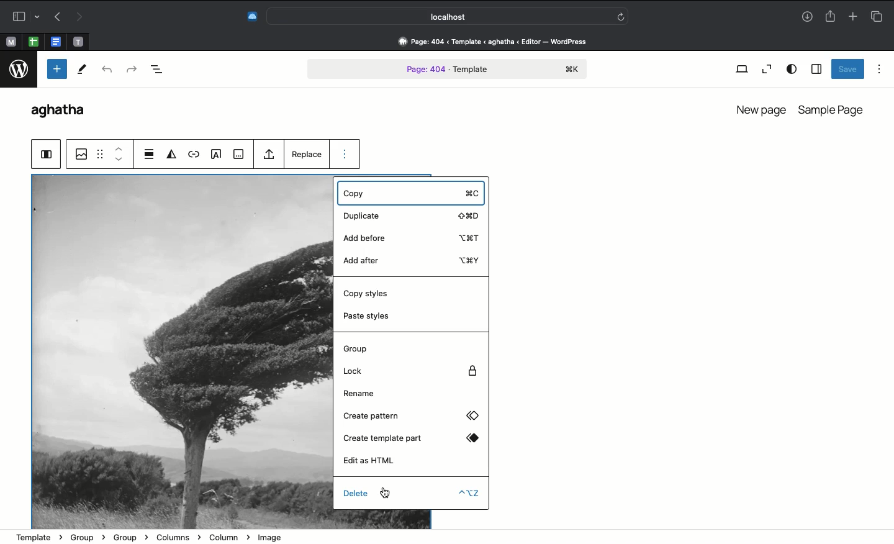 This screenshot has width=894, height=544. I want to click on Group, so click(47, 155).